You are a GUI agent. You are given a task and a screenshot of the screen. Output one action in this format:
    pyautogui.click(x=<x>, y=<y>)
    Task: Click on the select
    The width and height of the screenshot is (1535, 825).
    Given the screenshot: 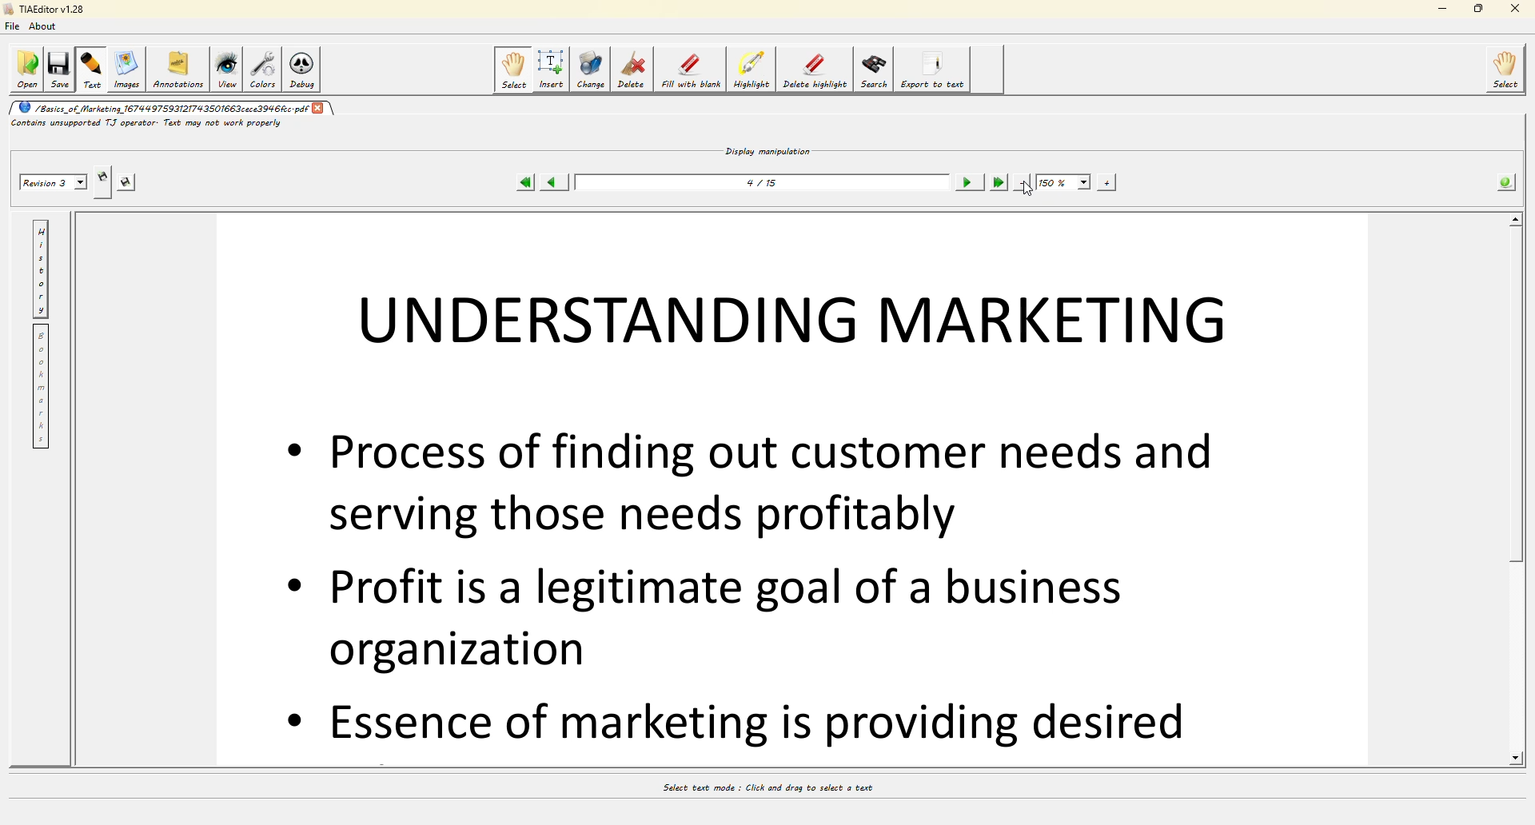 What is the action you would take?
    pyautogui.click(x=1504, y=70)
    